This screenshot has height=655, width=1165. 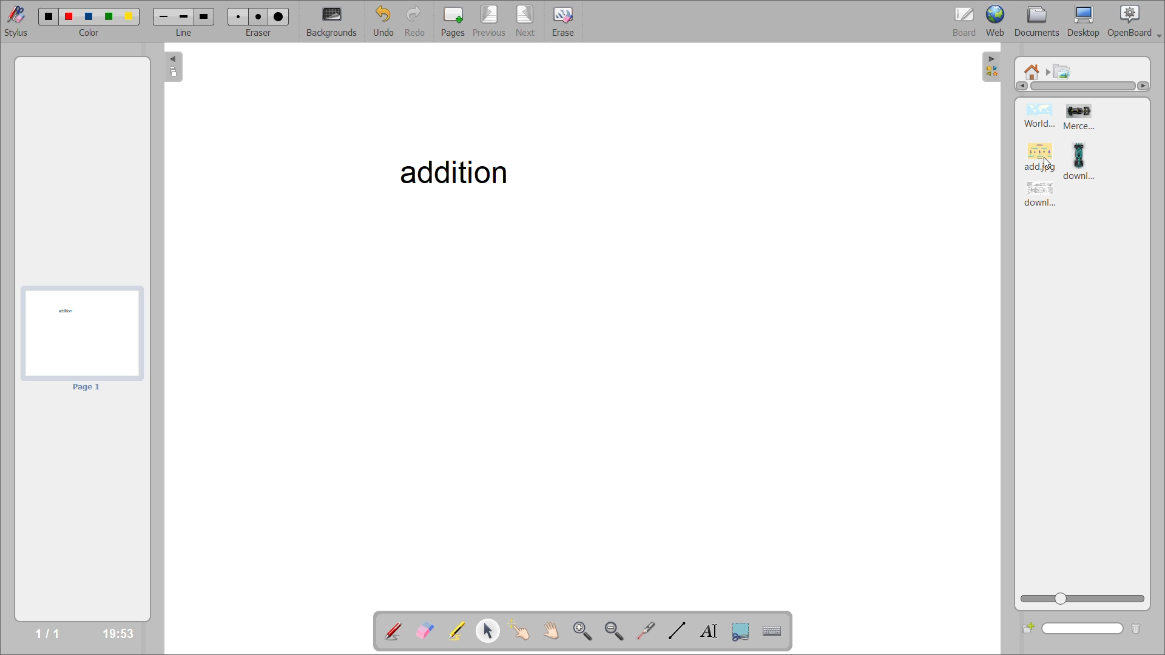 What do you see at coordinates (90, 33) in the screenshot?
I see `color` at bounding box center [90, 33].